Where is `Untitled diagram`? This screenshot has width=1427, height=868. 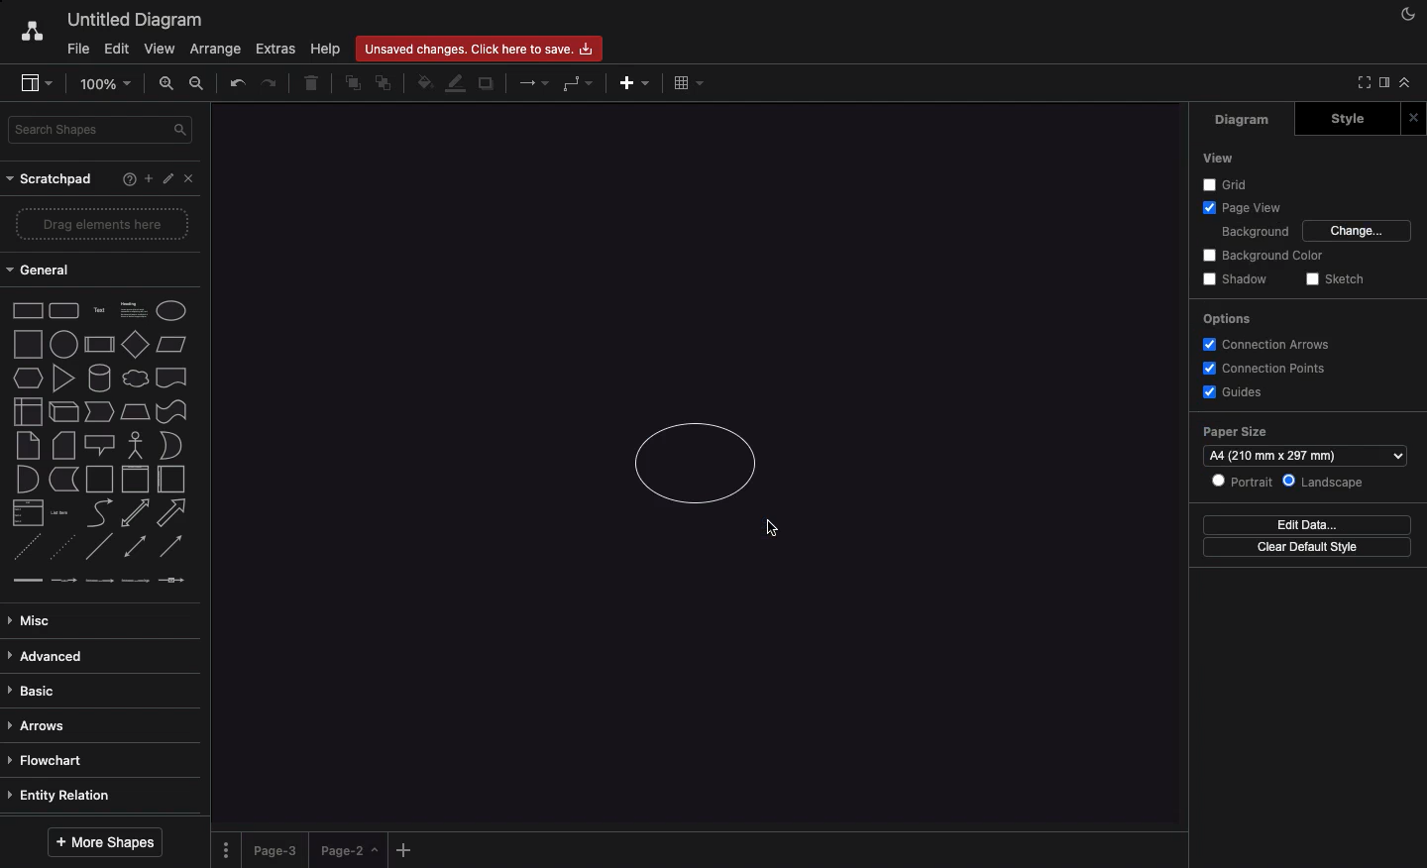 Untitled diagram is located at coordinates (129, 20).